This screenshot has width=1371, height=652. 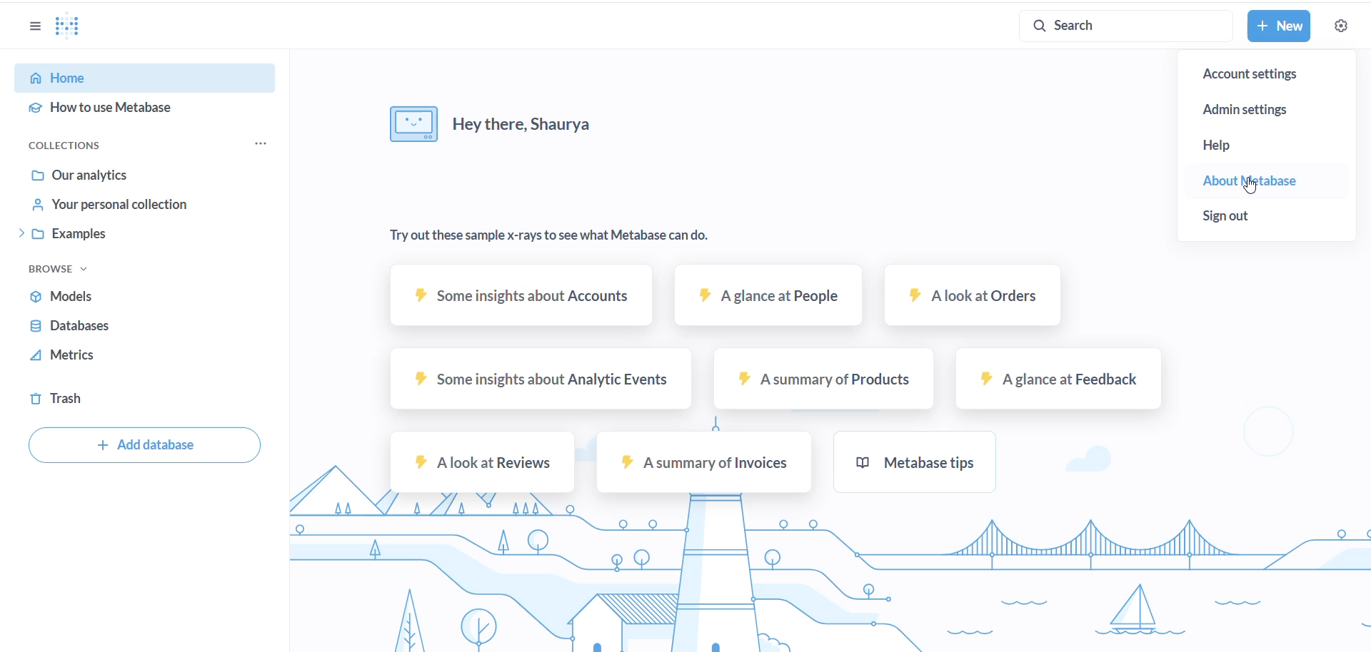 What do you see at coordinates (765, 300) in the screenshot?
I see `A glance at people sample` at bounding box center [765, 300].